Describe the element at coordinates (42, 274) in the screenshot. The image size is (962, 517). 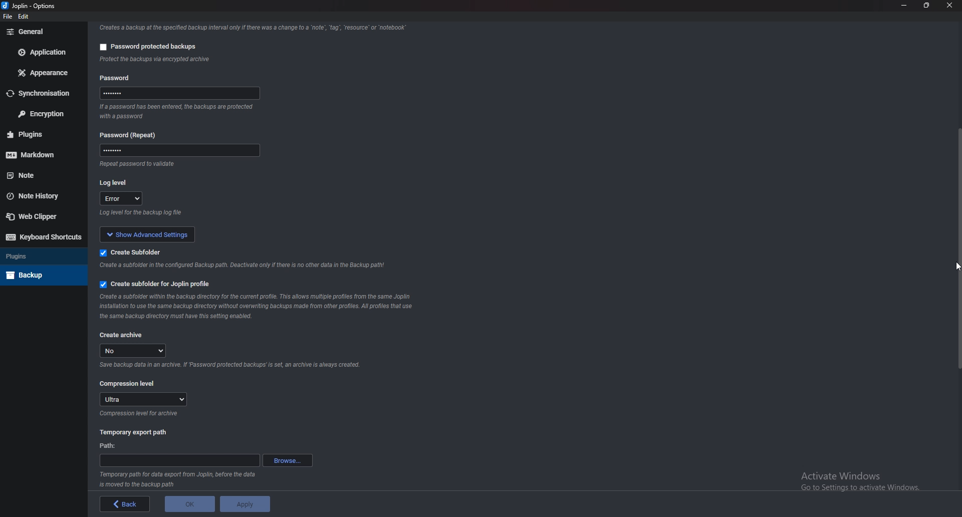
I see `Back up` at that location.